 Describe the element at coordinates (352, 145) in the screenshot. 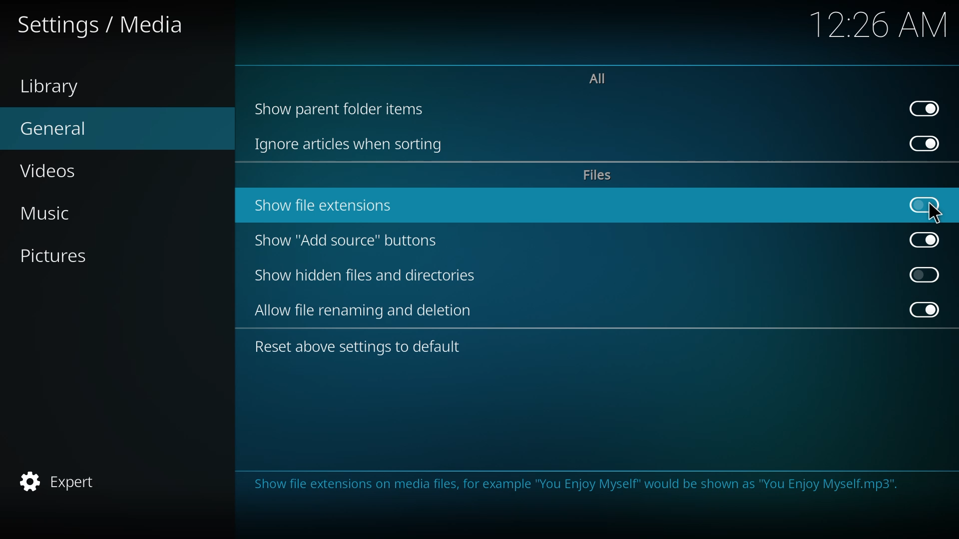

I see `ignore articles when sorting` at that location.